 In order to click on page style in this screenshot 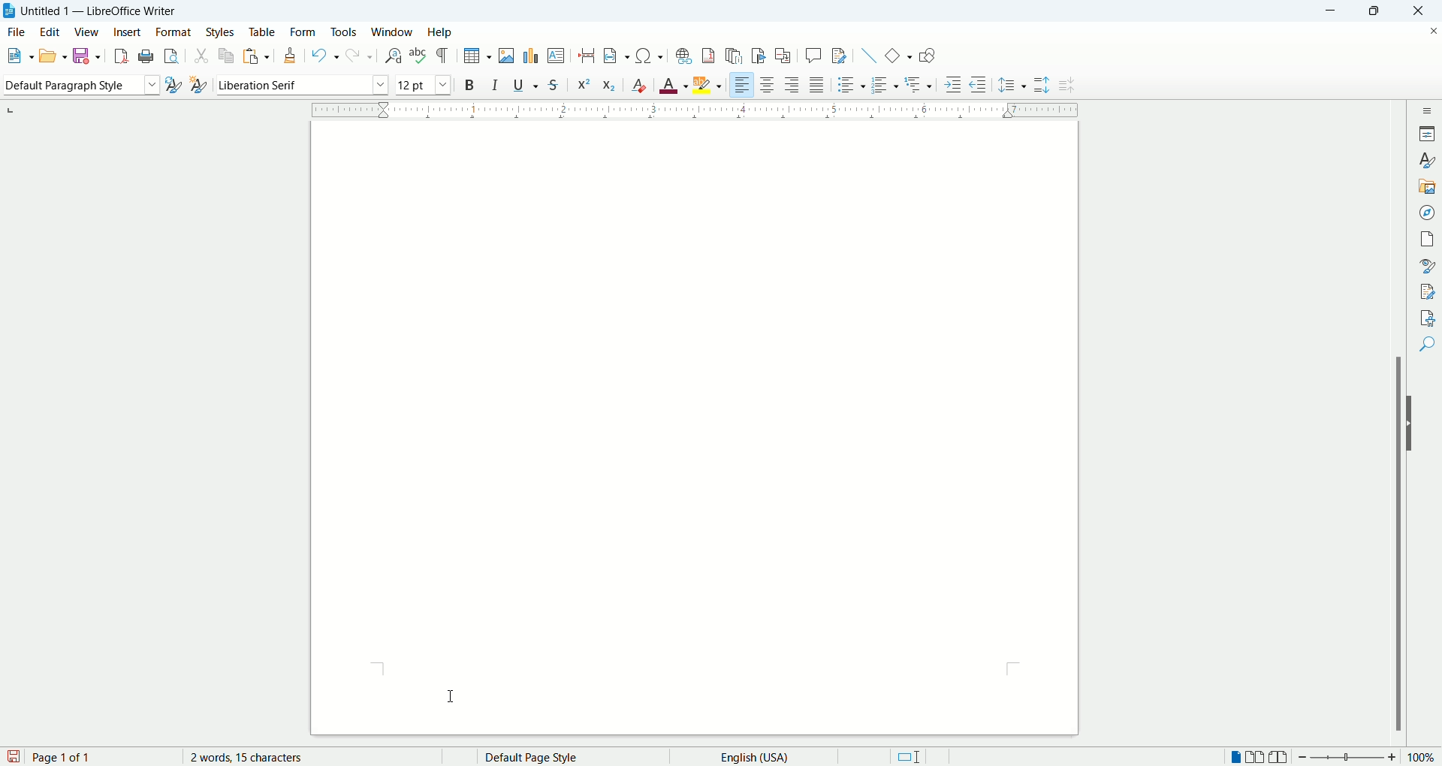, I will do `click(560, 757)`.